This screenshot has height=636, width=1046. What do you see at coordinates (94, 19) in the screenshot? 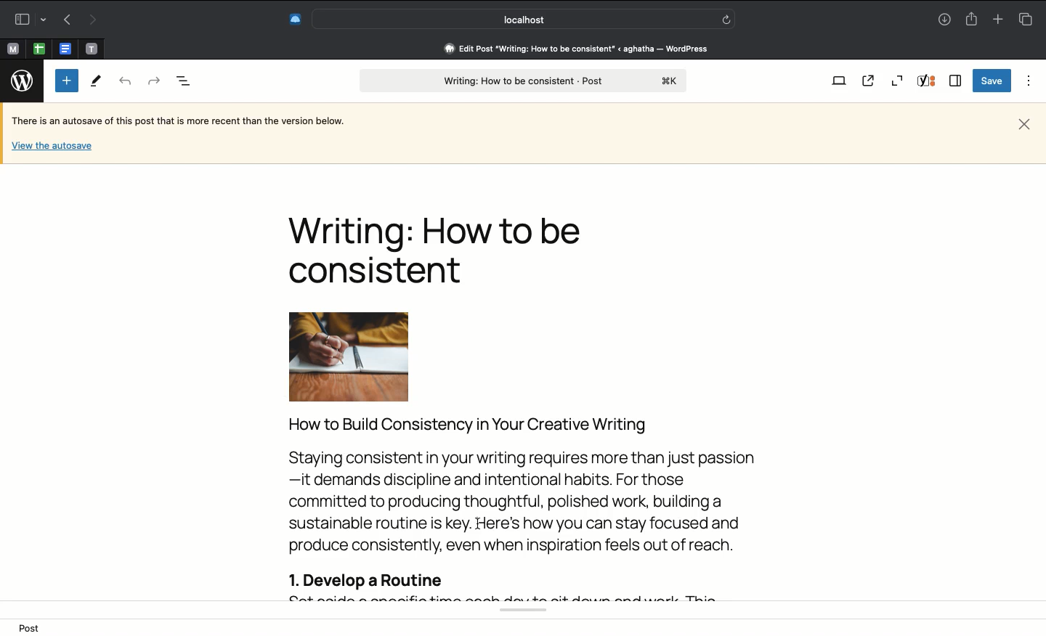
I see `Next page` at bounding box center [94, 19].